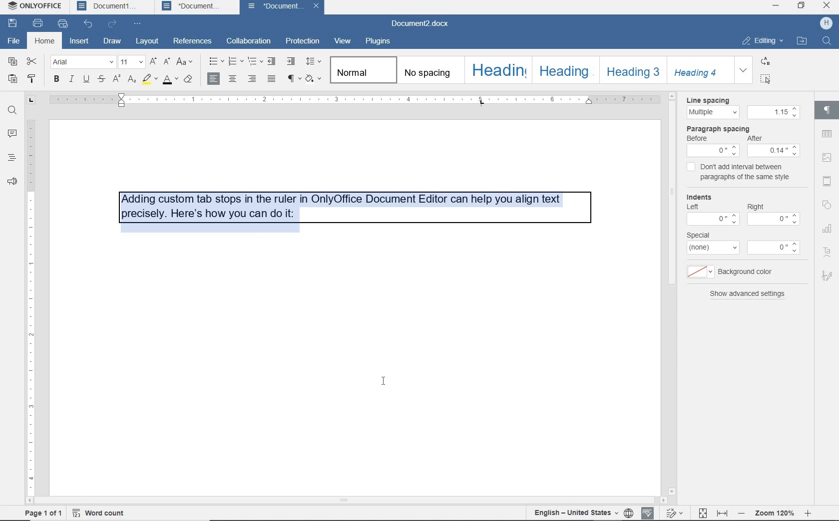 The width and height of the screenshot is (839, 521). What do you see at coordinates (649, 513) in the screenshot?
I see `spelling check` at bounding box center [649, 513].